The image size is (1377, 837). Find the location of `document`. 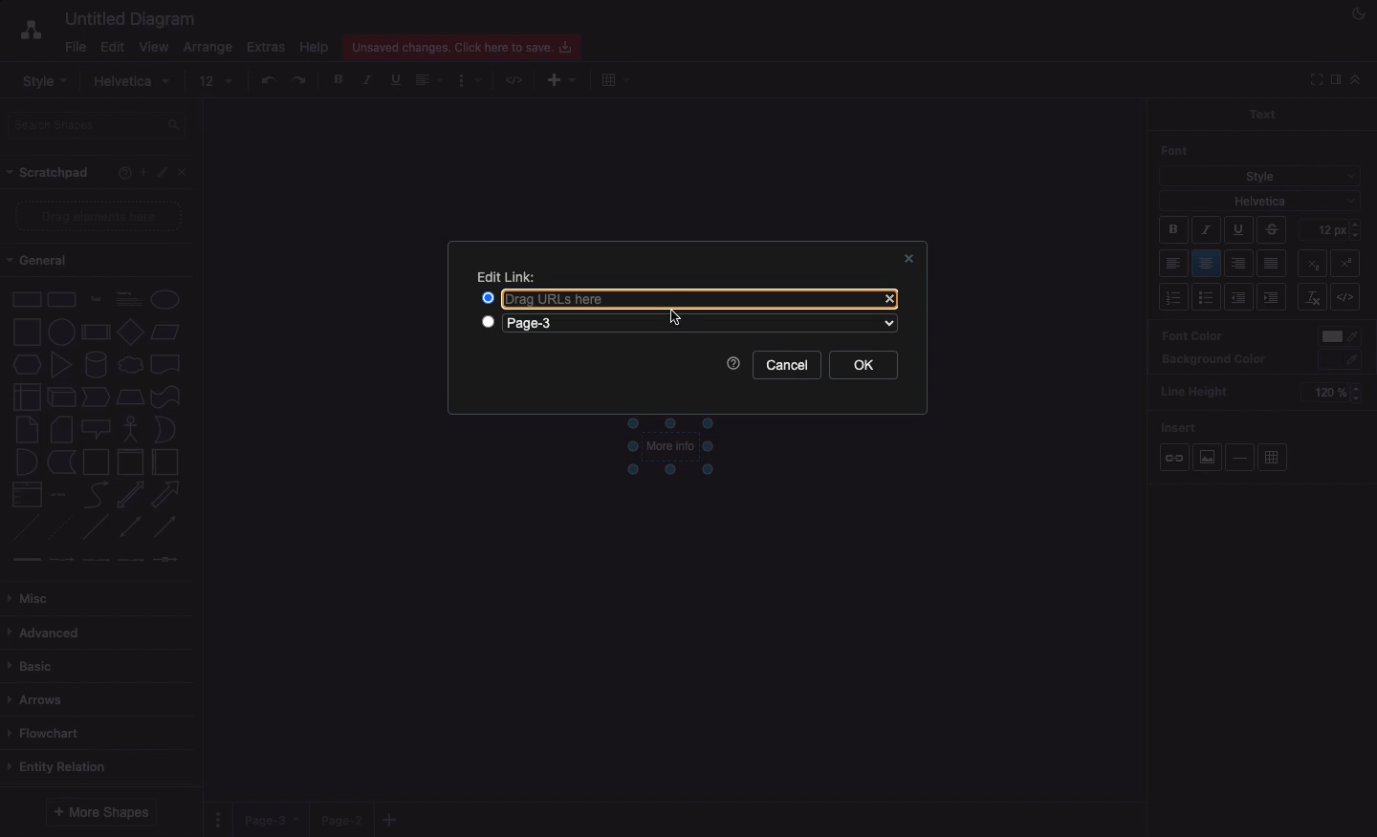

document is located at coordinates (166, 364).